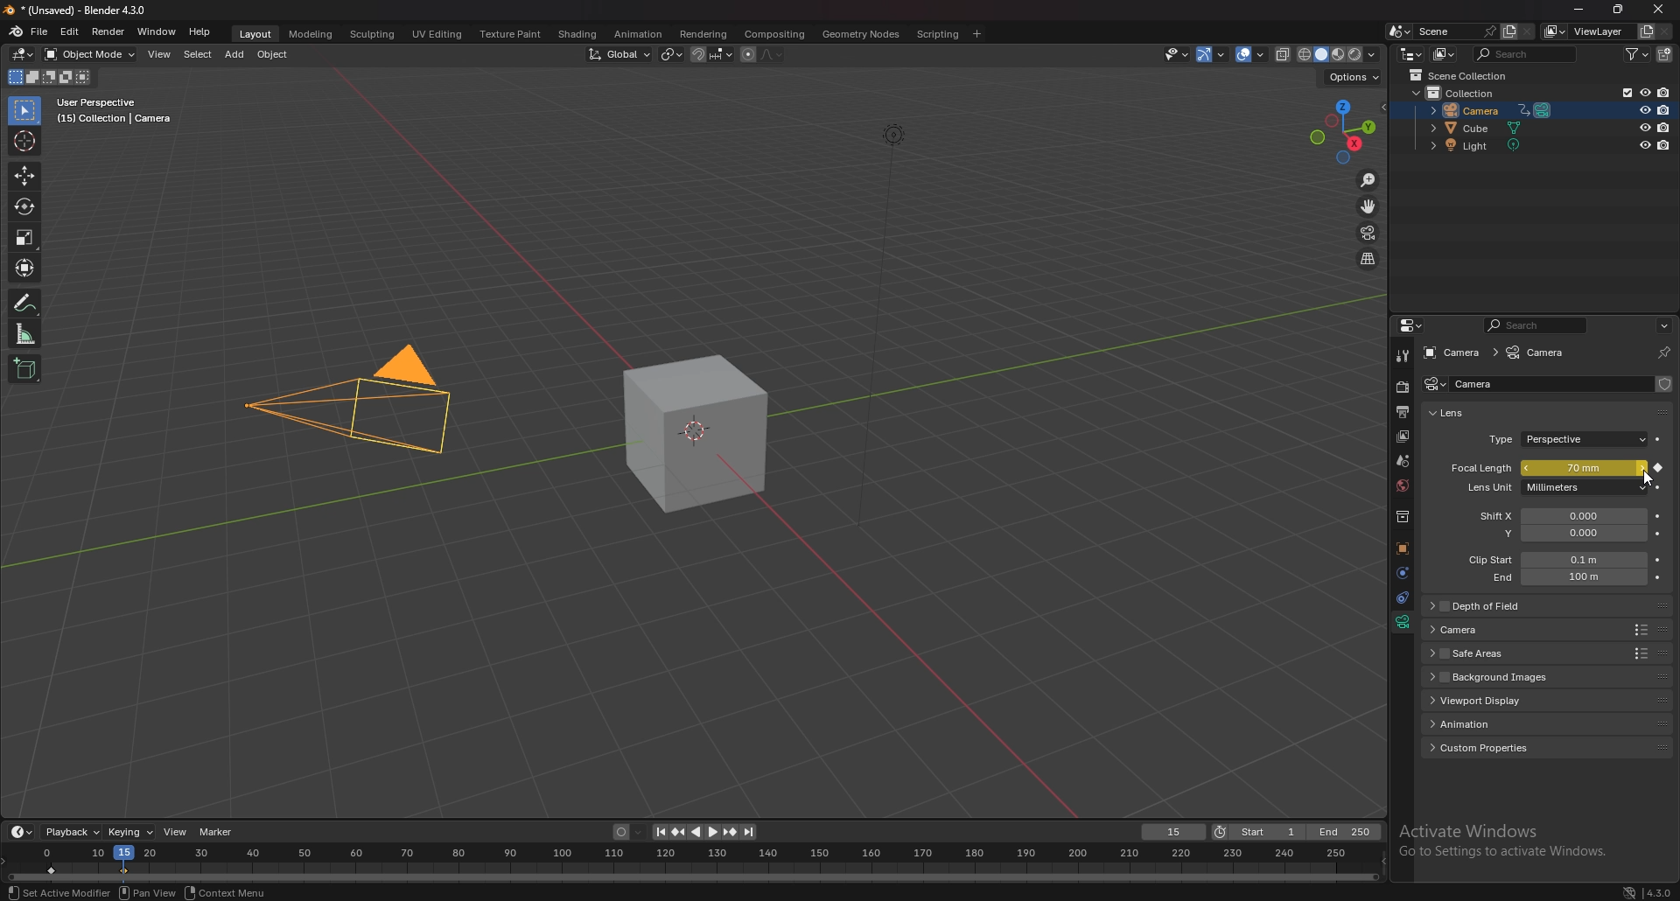  What do you see at coordinates (154, 892) in the screenshot?
I see `` at bounding box center [154, 892].